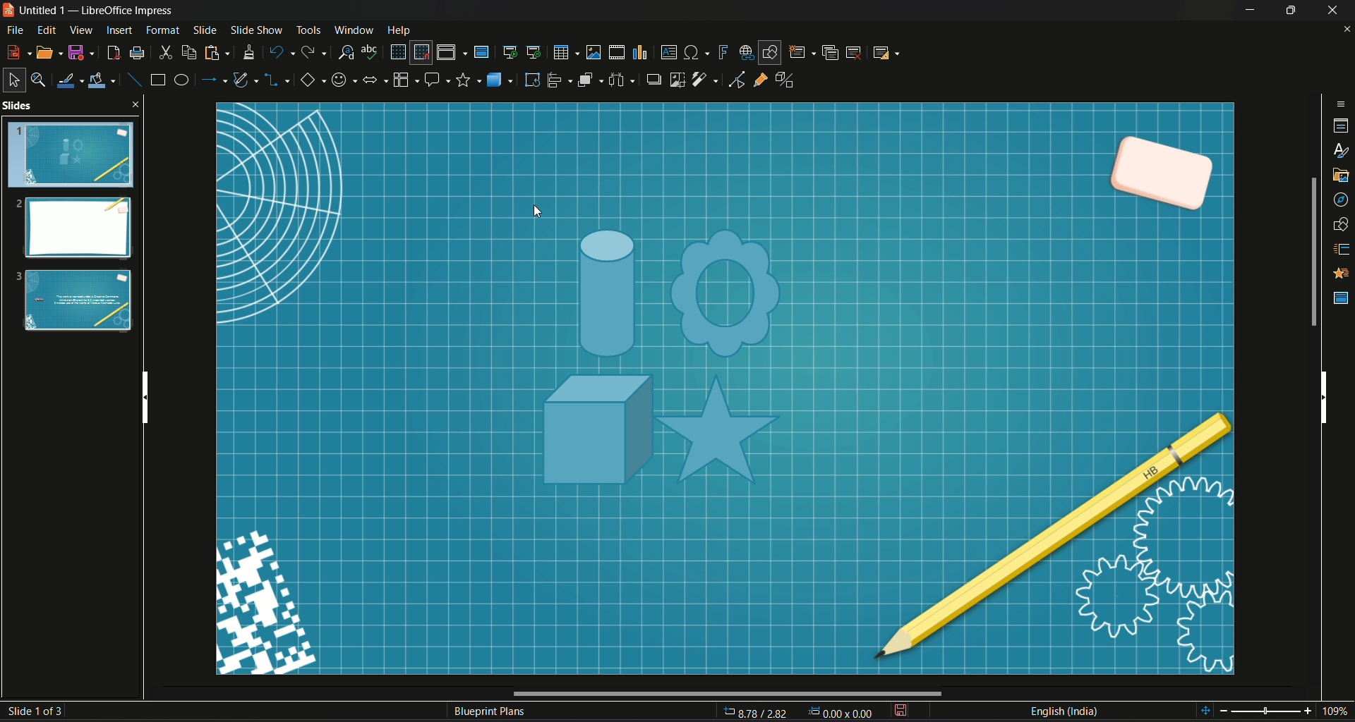  What do you see at coordinates (884, 52) in the screenshot?
I see `slide layout` at bounding box center [884, 52].